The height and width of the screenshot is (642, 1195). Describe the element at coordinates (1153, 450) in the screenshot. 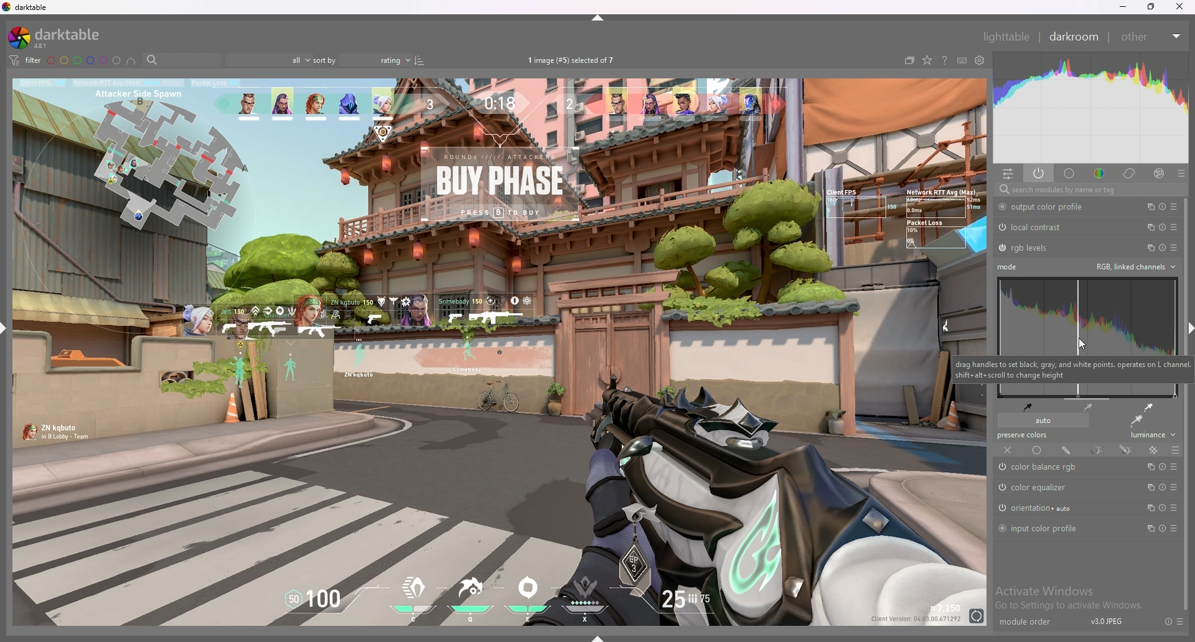

I see `raster mask` at that location.